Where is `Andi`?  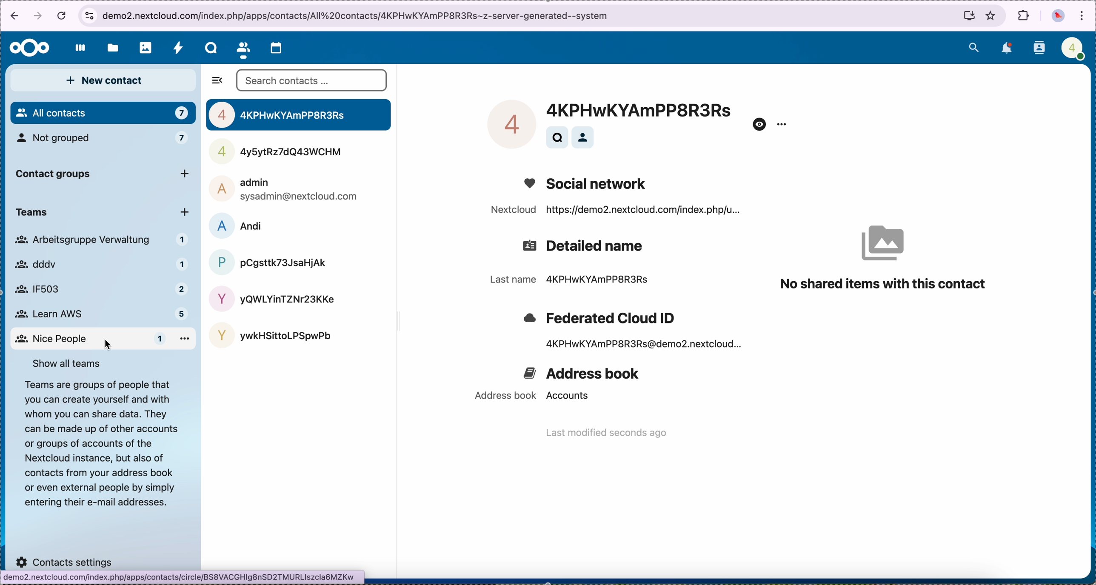
Andi is located at coordinates (241, 225).